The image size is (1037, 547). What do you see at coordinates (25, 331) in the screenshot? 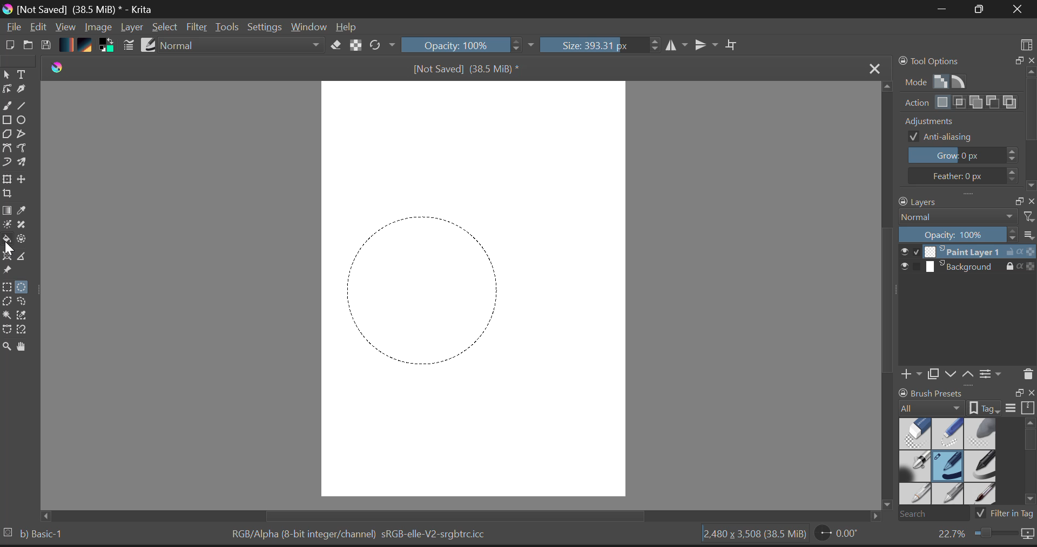
I see `Magnetic Selection` at bounding box center [25, 331].